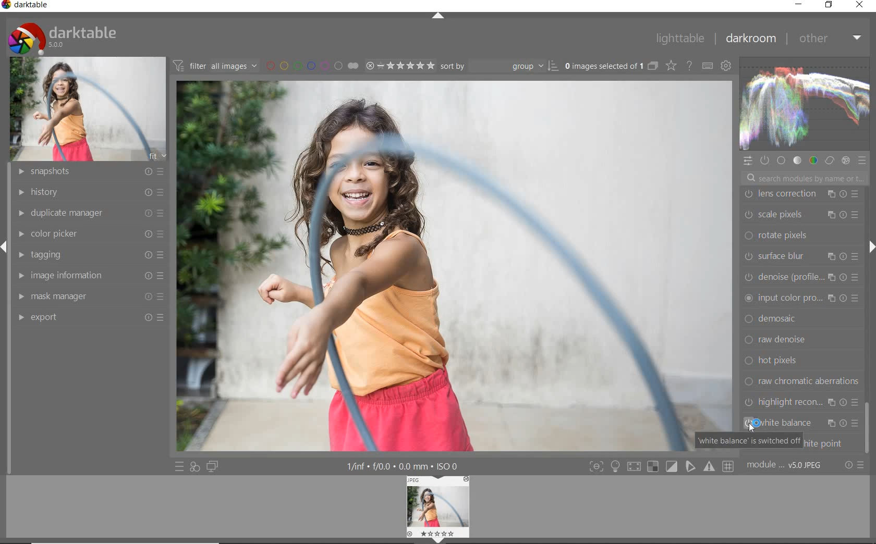  What do you see at coordinates (595, 466) in the screenshot?
I see `toggle mode` at bounding box center [595, 466].